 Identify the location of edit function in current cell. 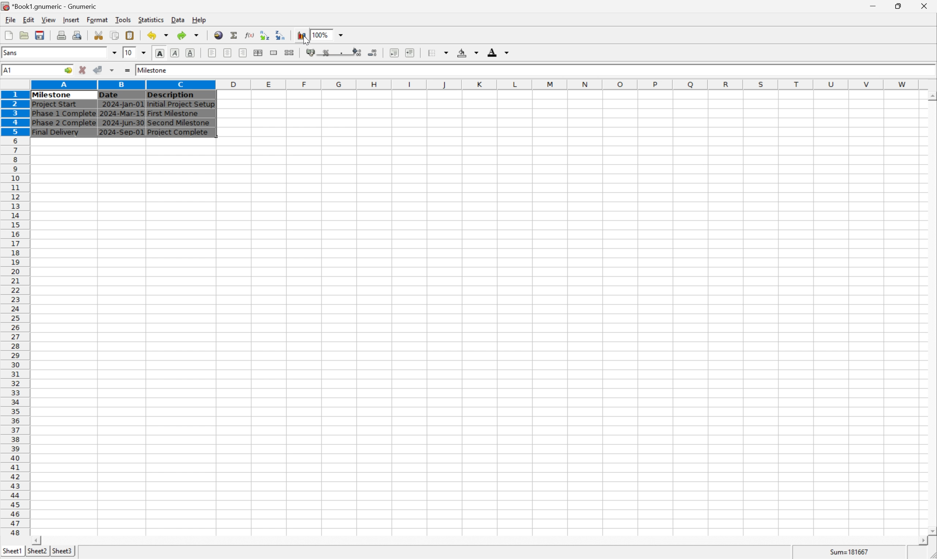
(249, 35).